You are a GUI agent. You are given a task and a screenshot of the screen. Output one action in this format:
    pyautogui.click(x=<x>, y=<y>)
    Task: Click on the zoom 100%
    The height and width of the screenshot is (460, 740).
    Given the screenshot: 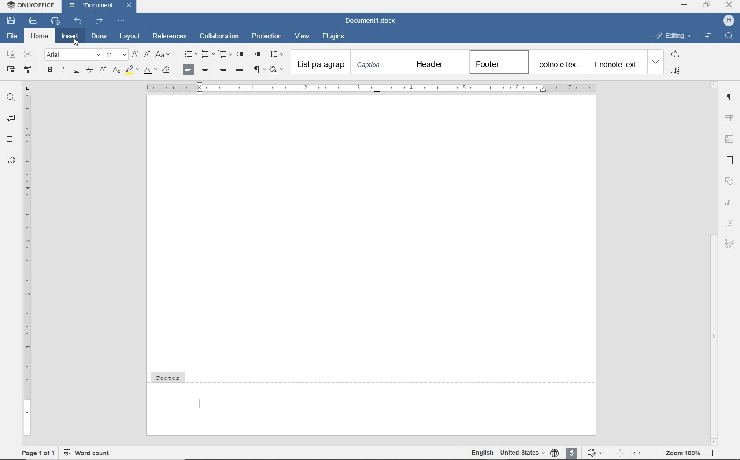 What is the action you would take?
    pyautogui.click(x=682, y=453)
    